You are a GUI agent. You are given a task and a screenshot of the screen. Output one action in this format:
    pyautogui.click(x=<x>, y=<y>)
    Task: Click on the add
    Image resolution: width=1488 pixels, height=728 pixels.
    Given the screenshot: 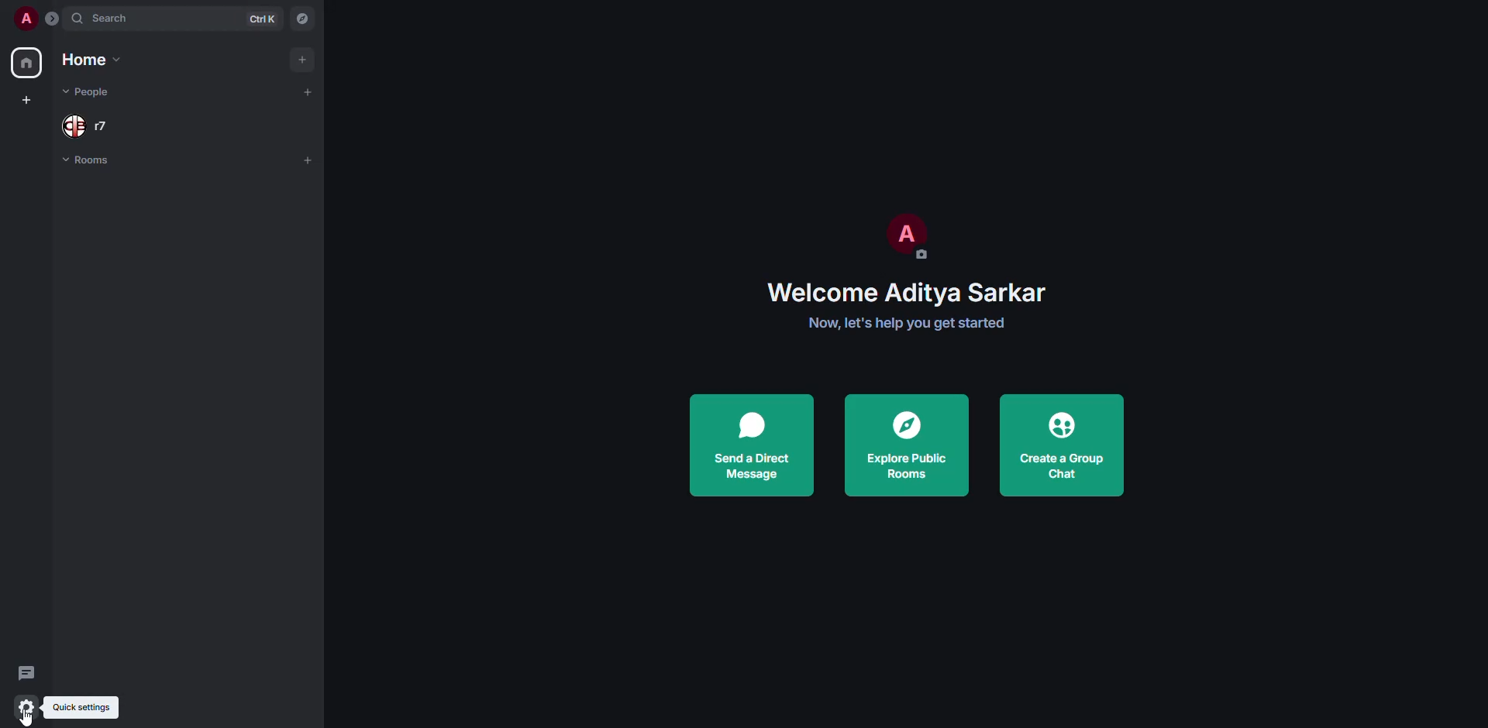 What is the action you would take?
    pyautogui.click(x=308, y=90)
    